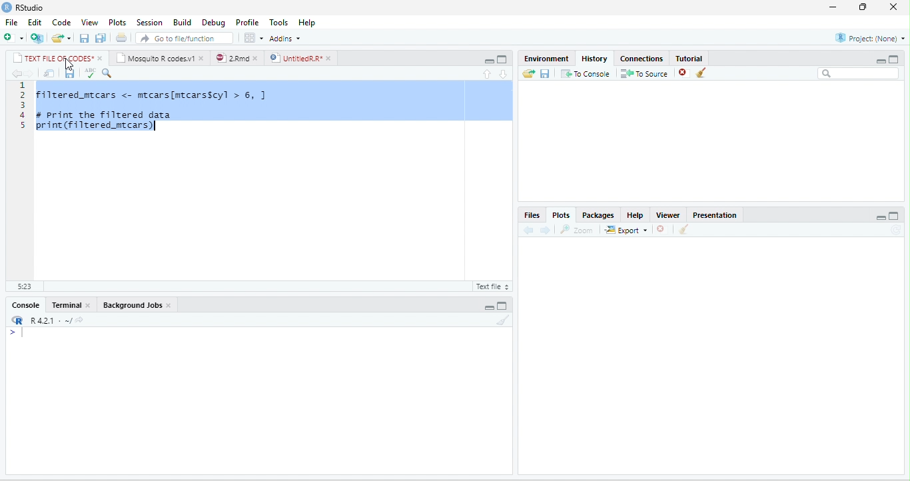  What do you see at coordinates (546, 59) in the screenshot?
I see `Environment` at bounding box center [546, 59].